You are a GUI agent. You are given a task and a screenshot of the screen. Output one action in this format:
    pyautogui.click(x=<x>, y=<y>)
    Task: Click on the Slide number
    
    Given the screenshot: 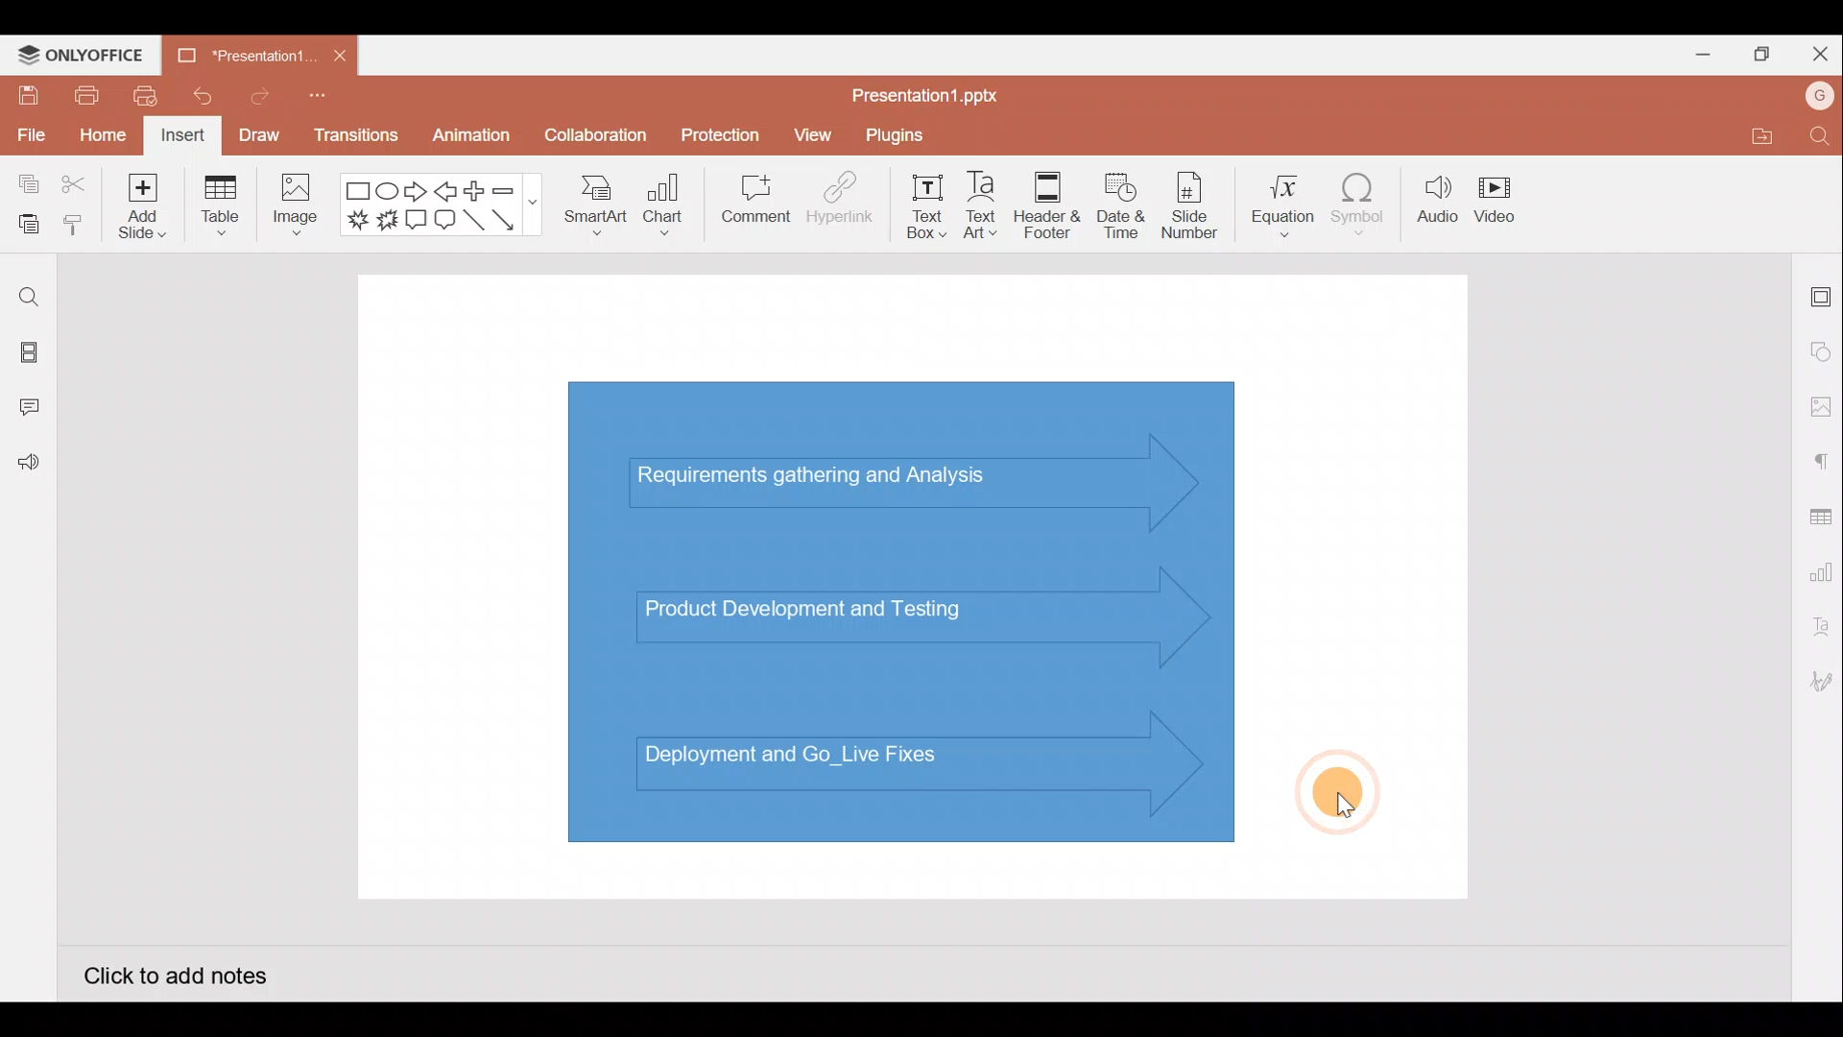 What is the action you would take?
    pyautogui.click(x=1188, y=205)
    